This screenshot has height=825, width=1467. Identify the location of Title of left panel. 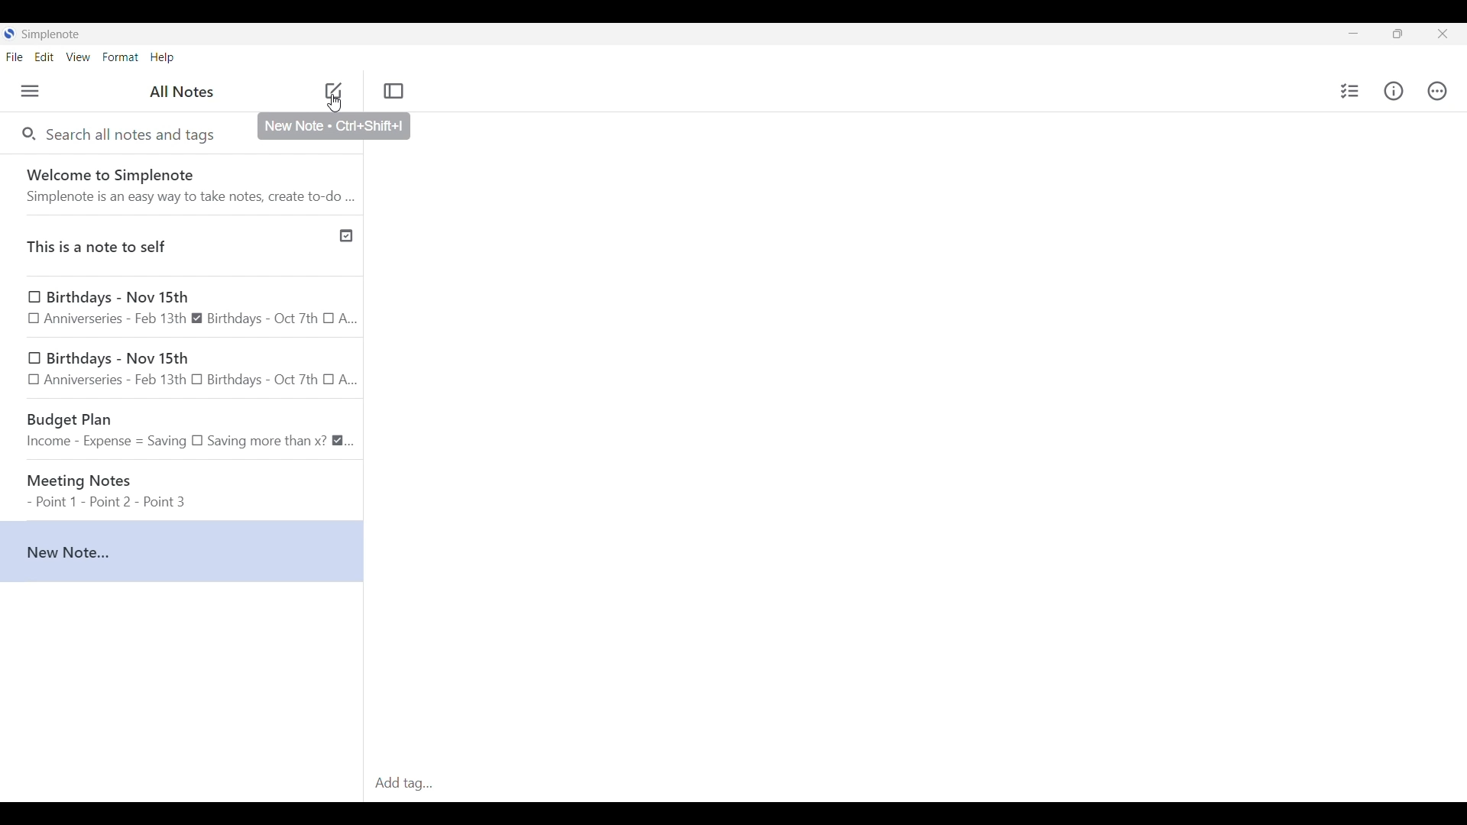
(181, 91).